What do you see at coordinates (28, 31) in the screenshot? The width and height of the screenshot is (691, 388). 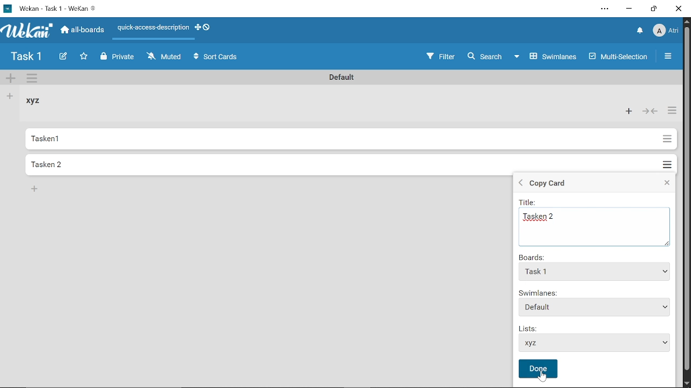 I see `Wekan logo` at bounding box center [28, 31].